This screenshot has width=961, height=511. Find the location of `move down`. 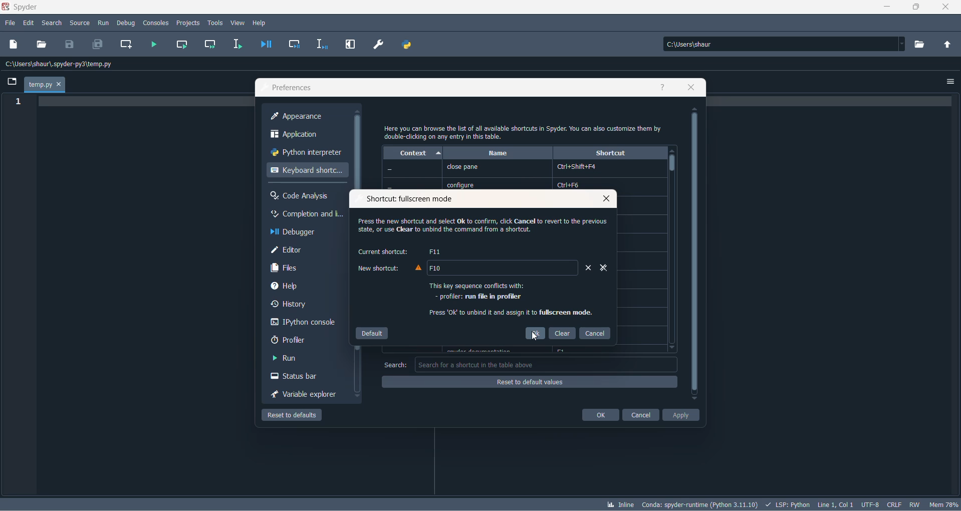

move down is located at coordinates (358, 397).